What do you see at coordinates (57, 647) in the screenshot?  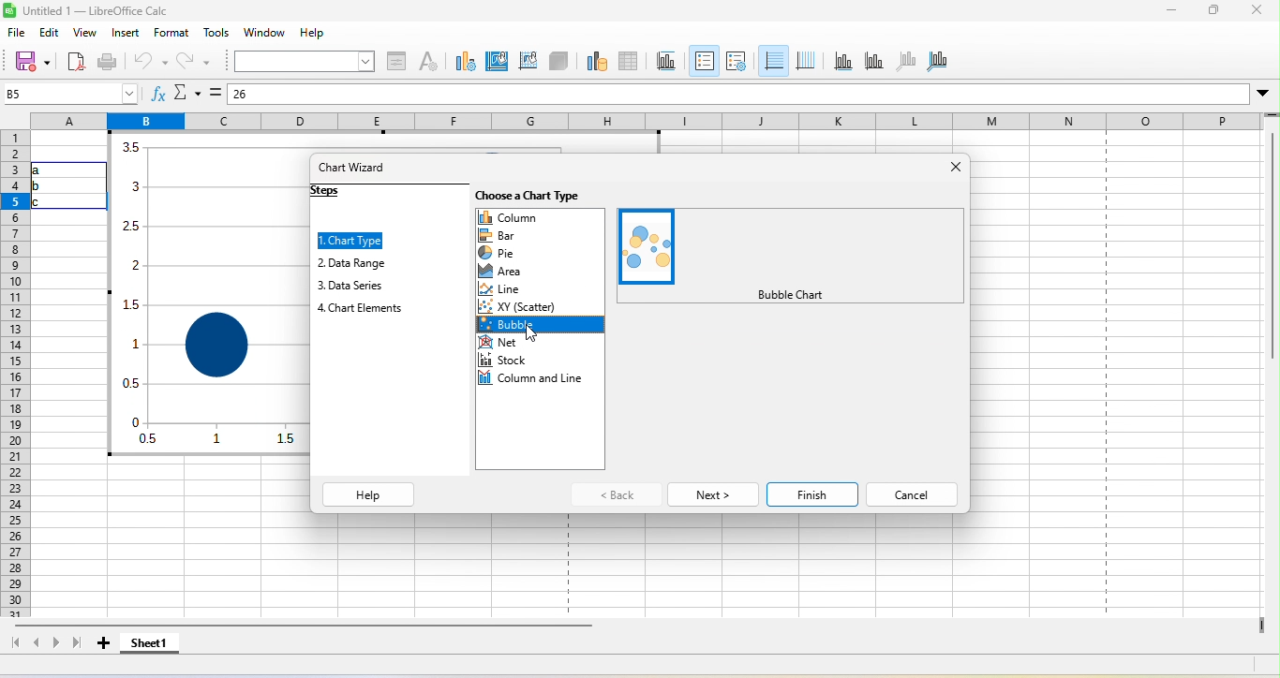 I see `next sheet` at bounding box center [57, 647].